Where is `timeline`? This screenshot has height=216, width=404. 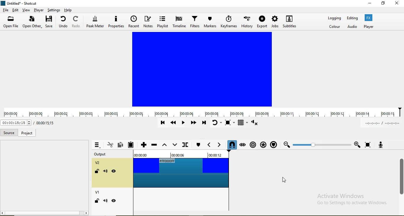
timeline is located at coordinates (179, 22).